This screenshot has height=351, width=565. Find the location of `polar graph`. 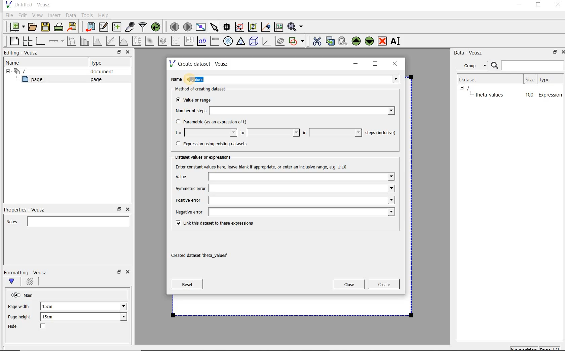

polar graph is located at coordinates (228, 41).